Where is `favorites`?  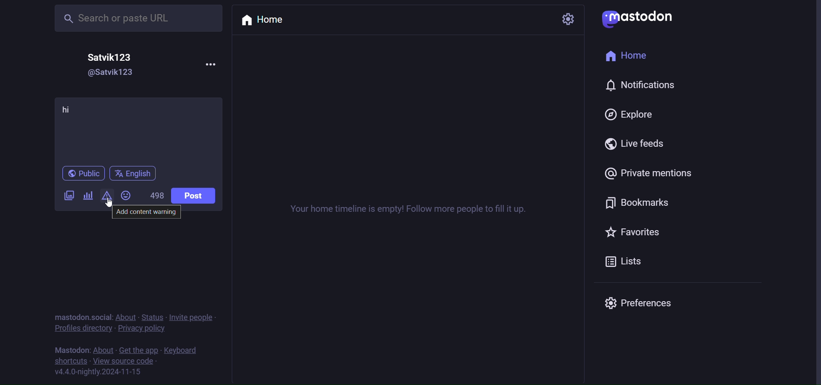 favorites is located at coordinates (635, 233).